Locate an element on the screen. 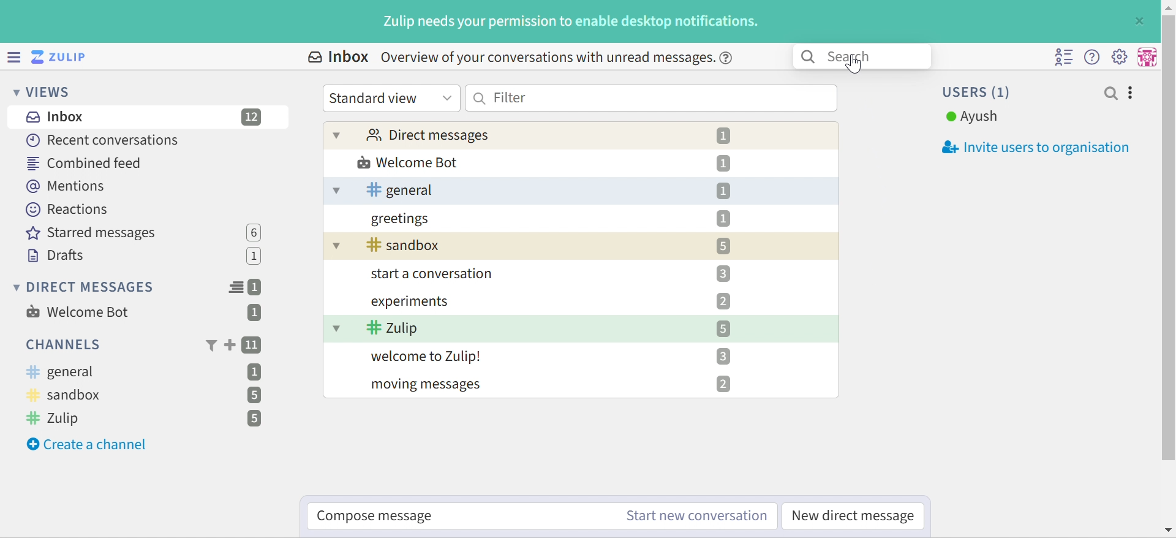 This screenshot has width=1176, height=538. 1 is located at coordinates (723, 164).